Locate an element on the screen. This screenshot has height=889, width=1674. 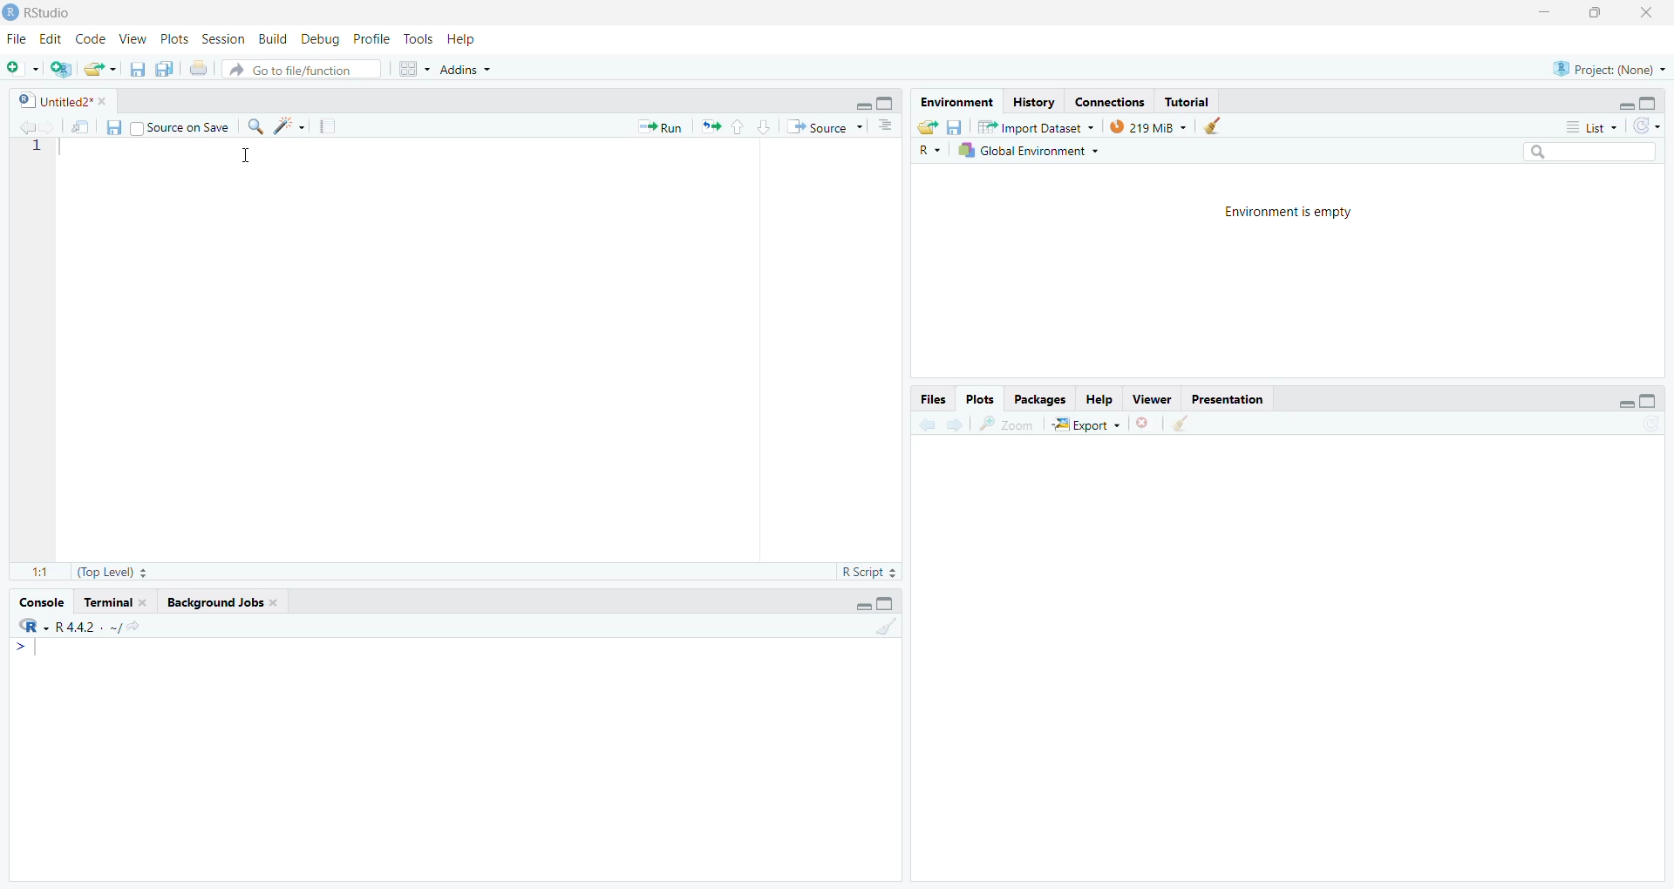
Create Project is located at coordinates (60, 69).